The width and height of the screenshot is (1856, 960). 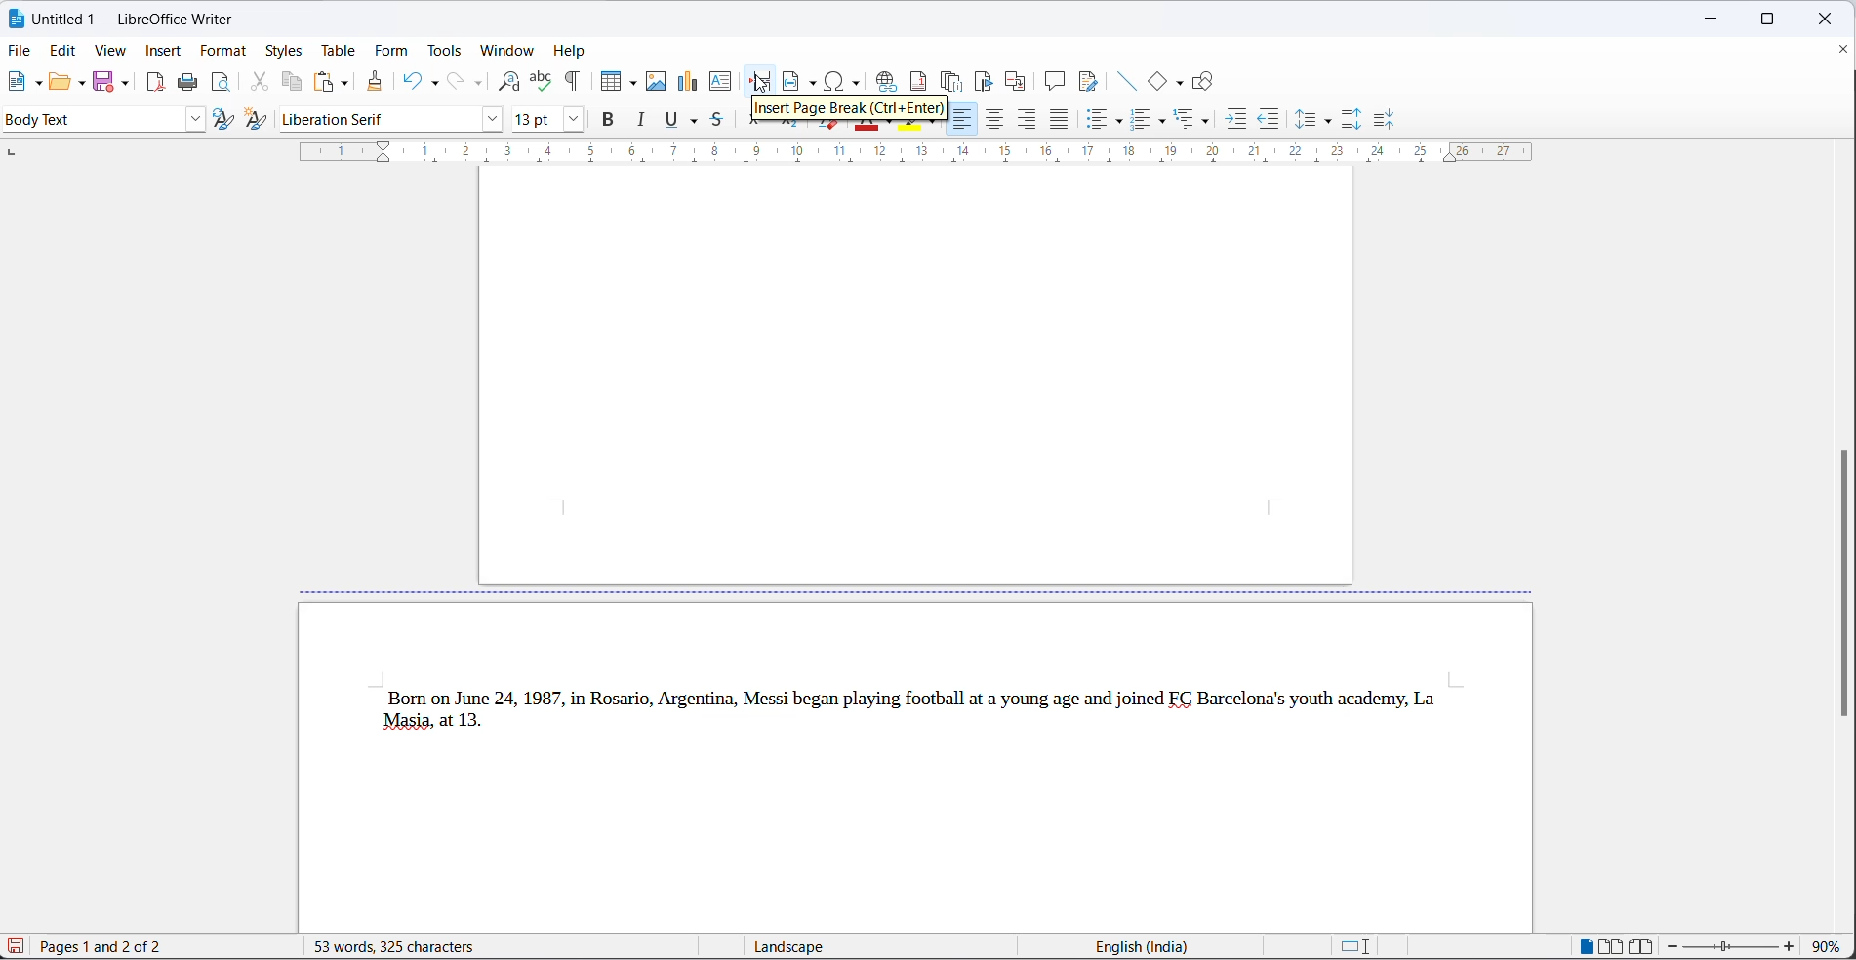 I want to click on file, so click(x=20, y=52).